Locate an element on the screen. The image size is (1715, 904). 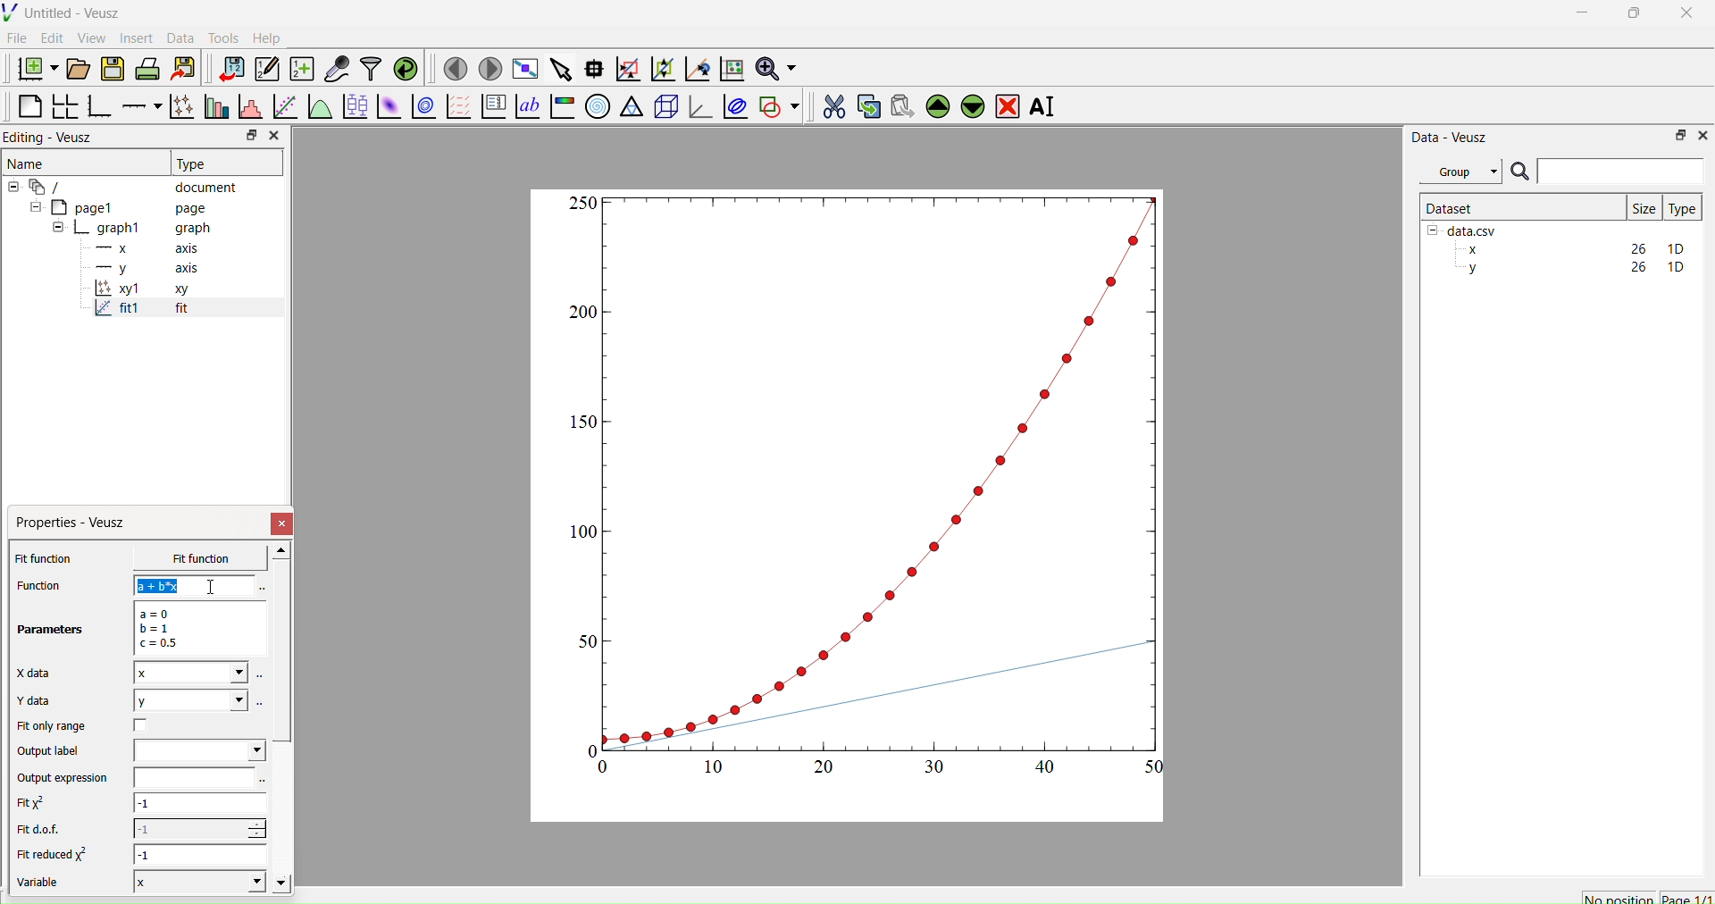
Ternary graph is located at coordinates (632, 105).